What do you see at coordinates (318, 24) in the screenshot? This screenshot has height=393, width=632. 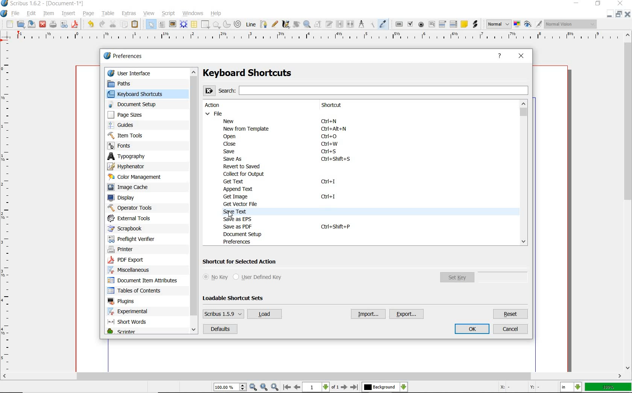 I see `edit contents of frame` at bounding box center [318, 24].